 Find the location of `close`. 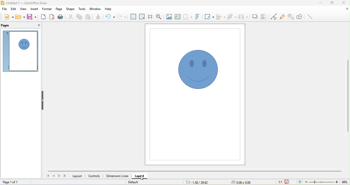

close is located at coordinates (38, 26).